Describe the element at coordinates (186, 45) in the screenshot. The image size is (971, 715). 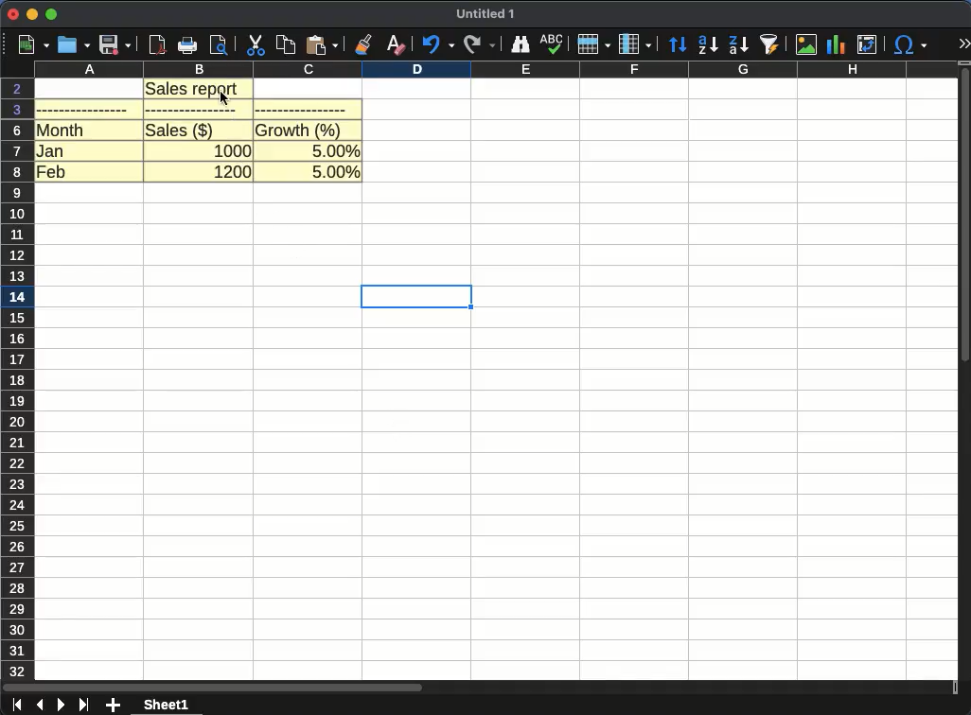
I see `print` at that location.